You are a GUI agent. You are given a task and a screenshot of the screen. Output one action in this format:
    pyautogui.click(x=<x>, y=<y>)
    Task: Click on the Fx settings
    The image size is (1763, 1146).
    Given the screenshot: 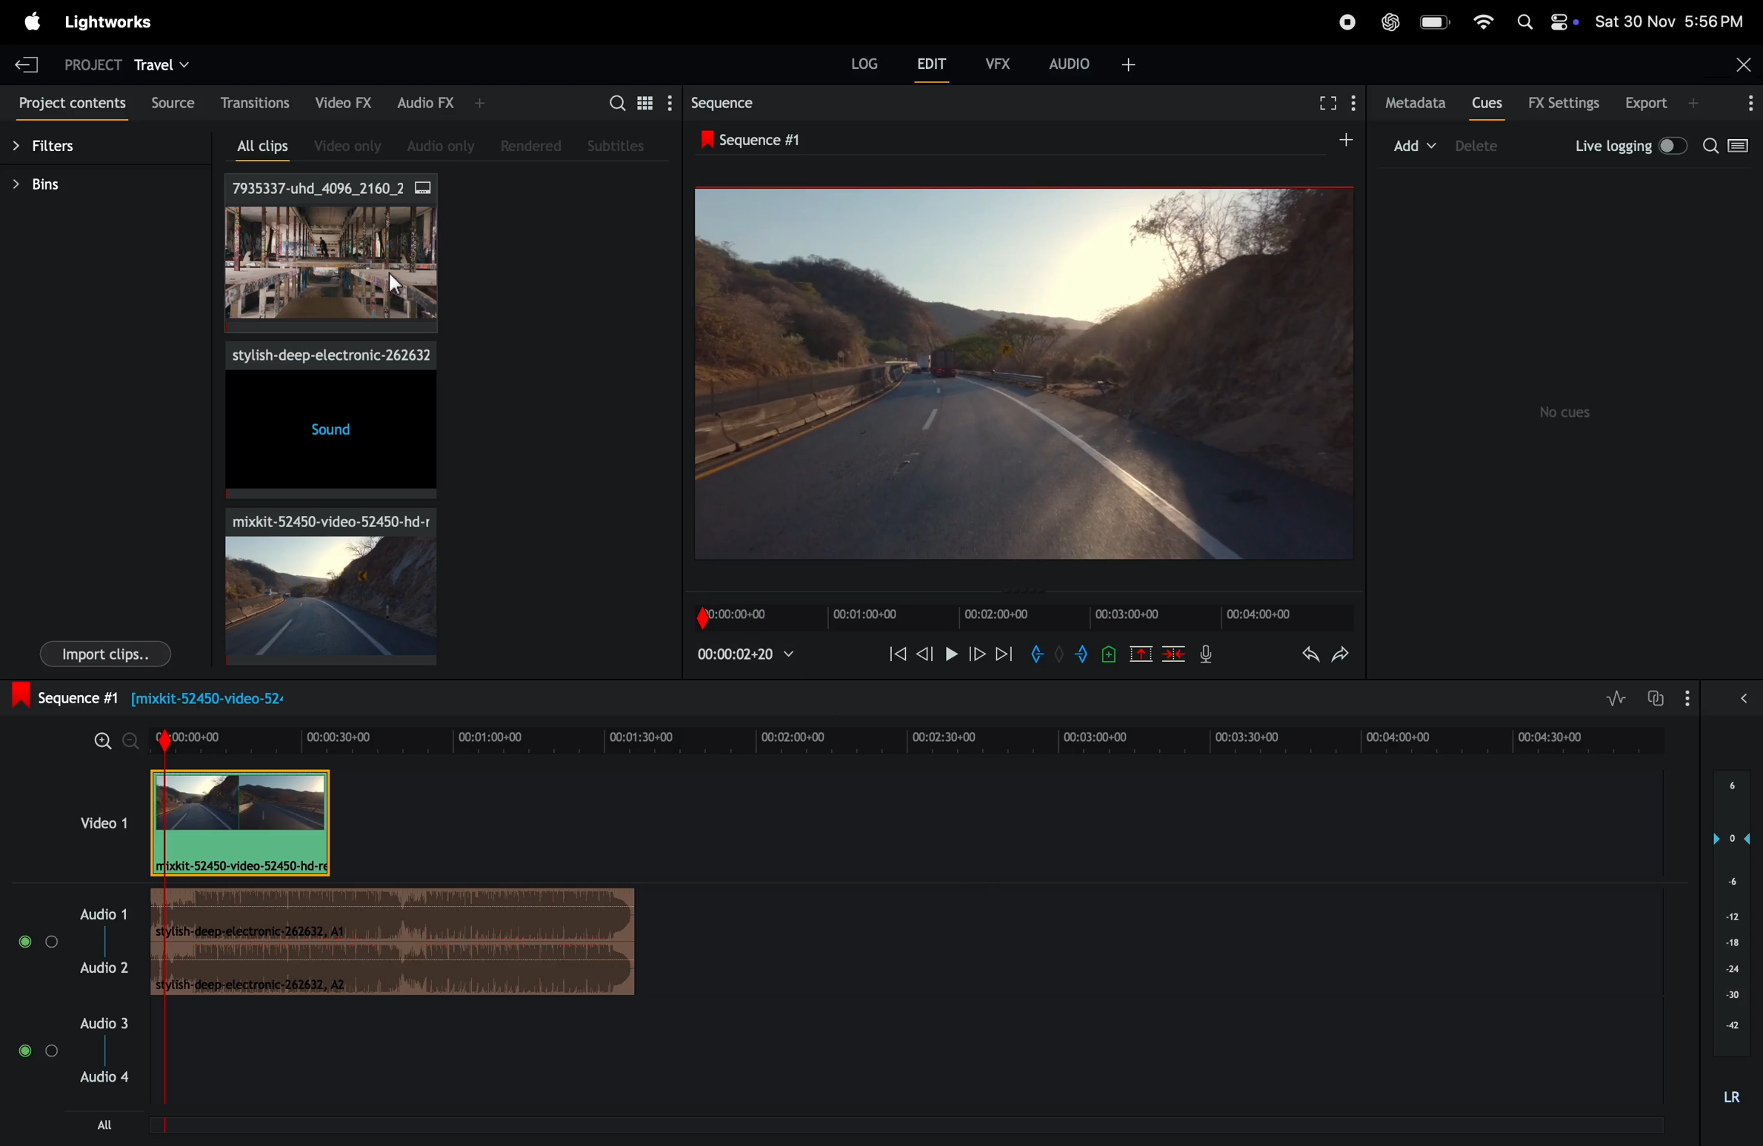 What is the action you would take?
    pyautogui.click(x=1564, y=104)
    